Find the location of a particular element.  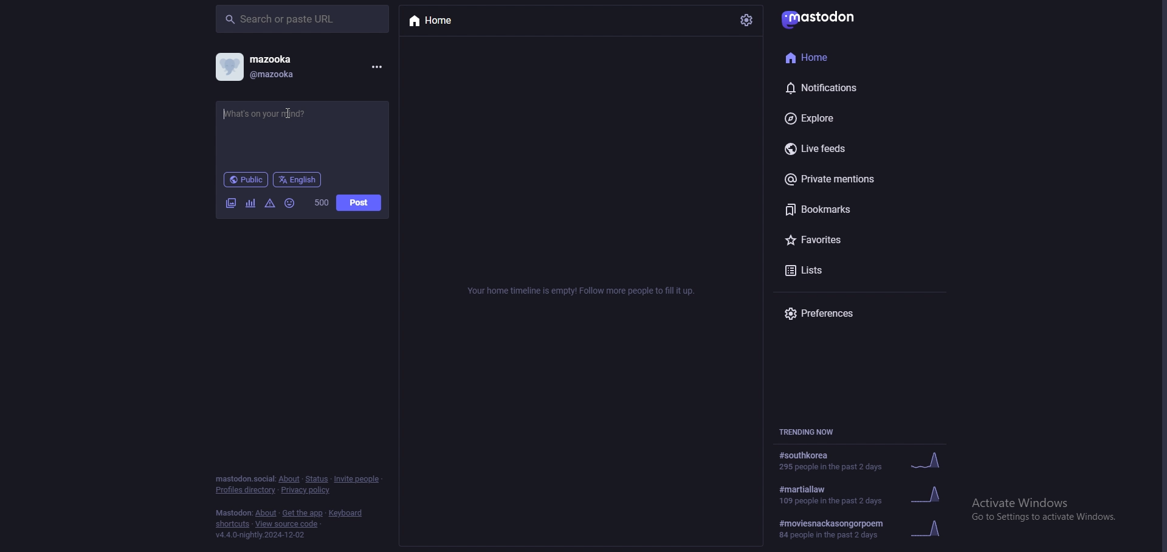

mastodon social is located at coordinates (243, 478).